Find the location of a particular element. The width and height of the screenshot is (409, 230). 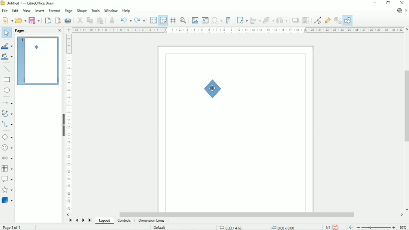

New is located at coordinates (7, 20).